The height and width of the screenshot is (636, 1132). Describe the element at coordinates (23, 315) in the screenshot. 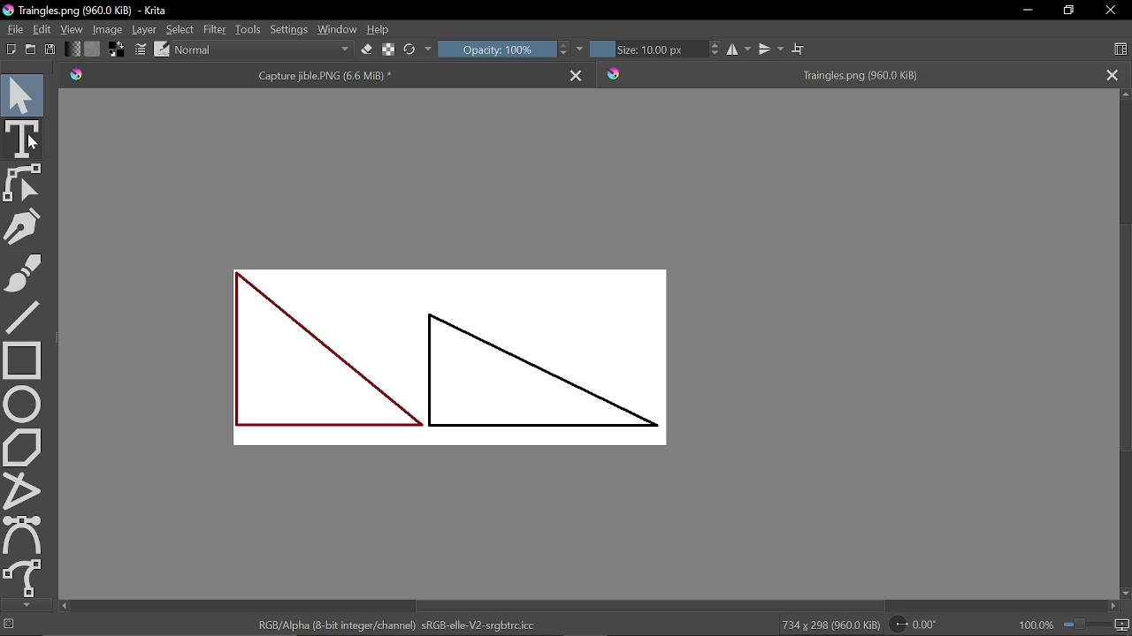

I see `Line tool` at that location.